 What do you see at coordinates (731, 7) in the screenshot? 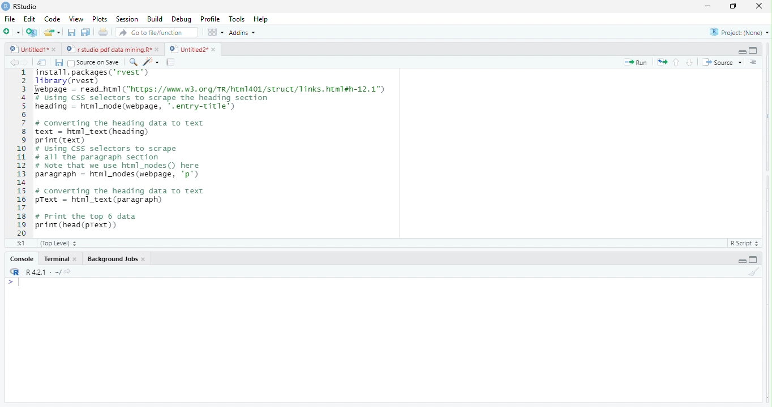
I see `minimize` at bounding box center [731, 7].